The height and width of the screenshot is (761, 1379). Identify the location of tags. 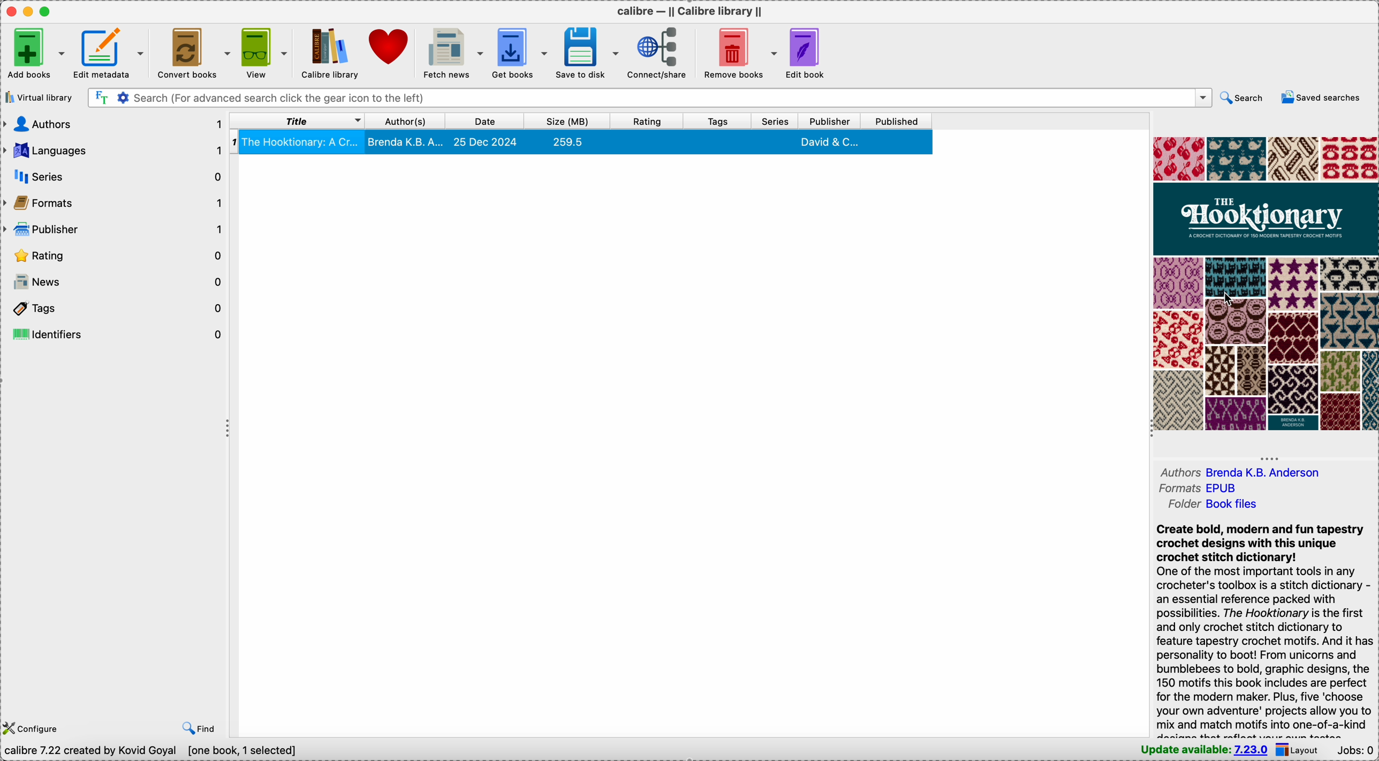
(716, 121).